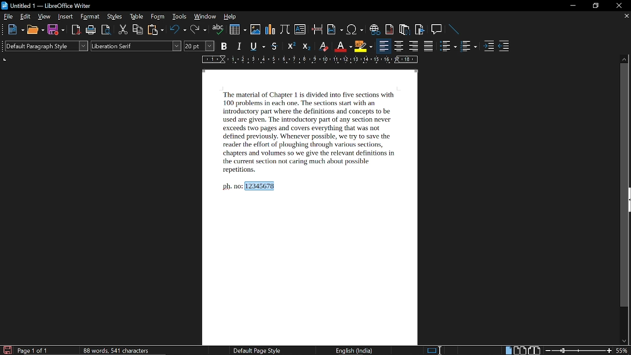 Image resolution: width=631 pixels, height=355 pixels. I want to click on close, so click(620, 5).